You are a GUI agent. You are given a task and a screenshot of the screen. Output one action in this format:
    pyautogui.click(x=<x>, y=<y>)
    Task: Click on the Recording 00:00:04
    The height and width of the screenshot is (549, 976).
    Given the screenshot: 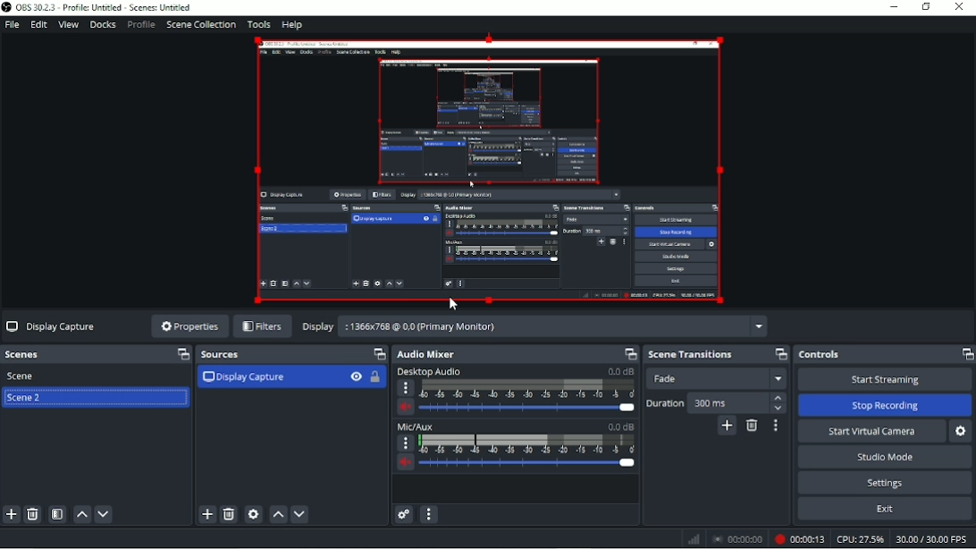 What is the action you would take?
    pyautogui.click(x=799, y=540)
    